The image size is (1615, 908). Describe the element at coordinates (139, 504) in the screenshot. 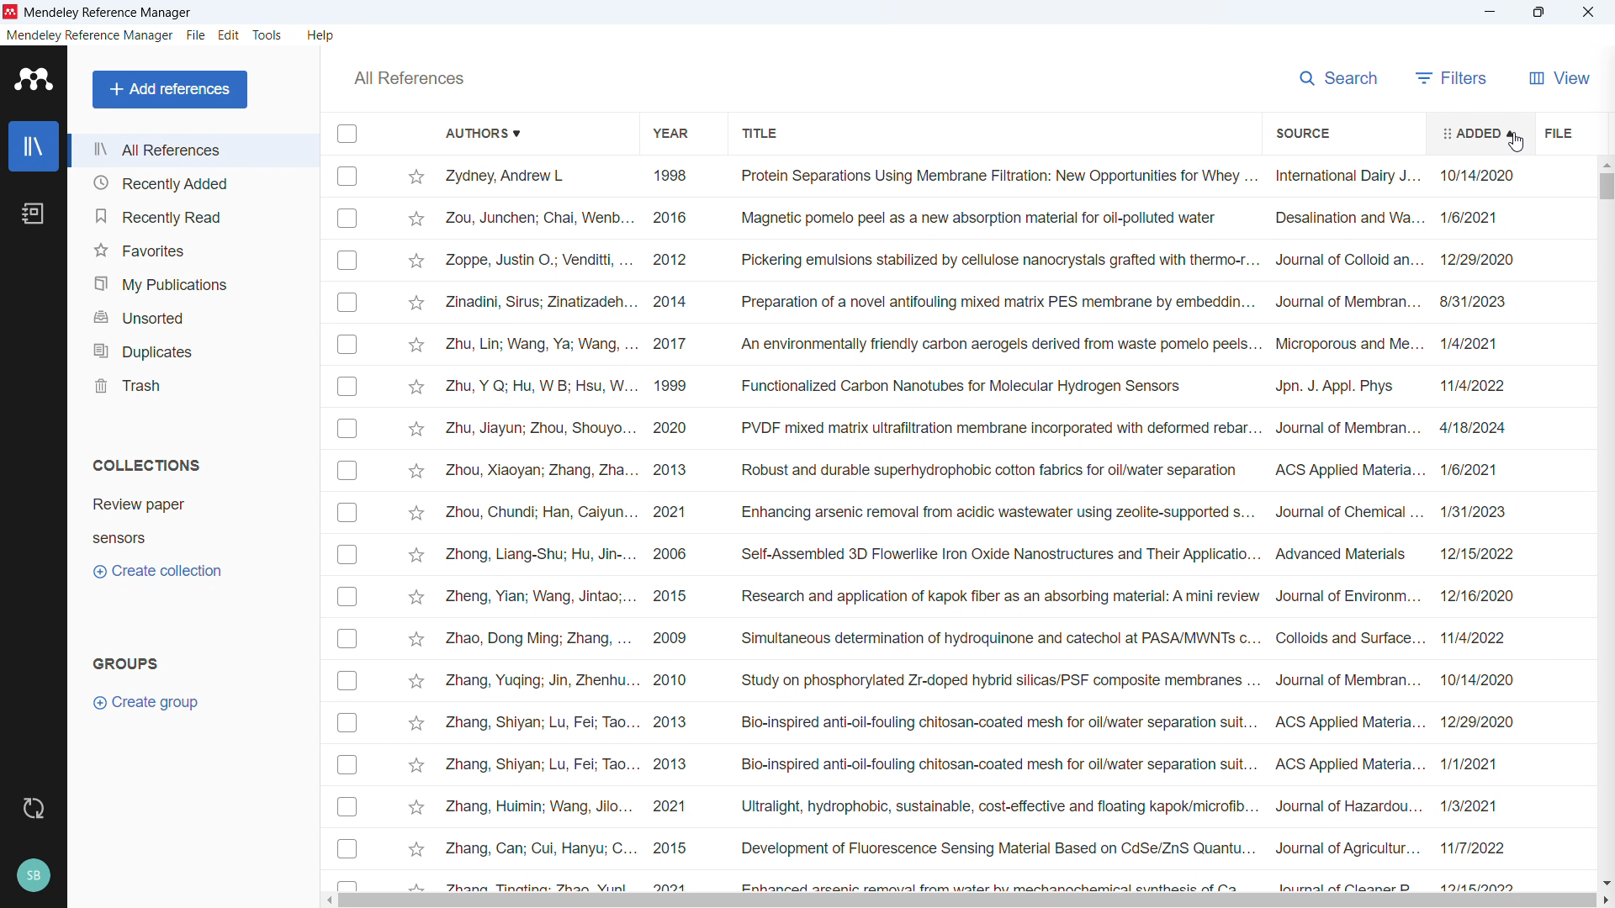

I see `Review paper` at that location.